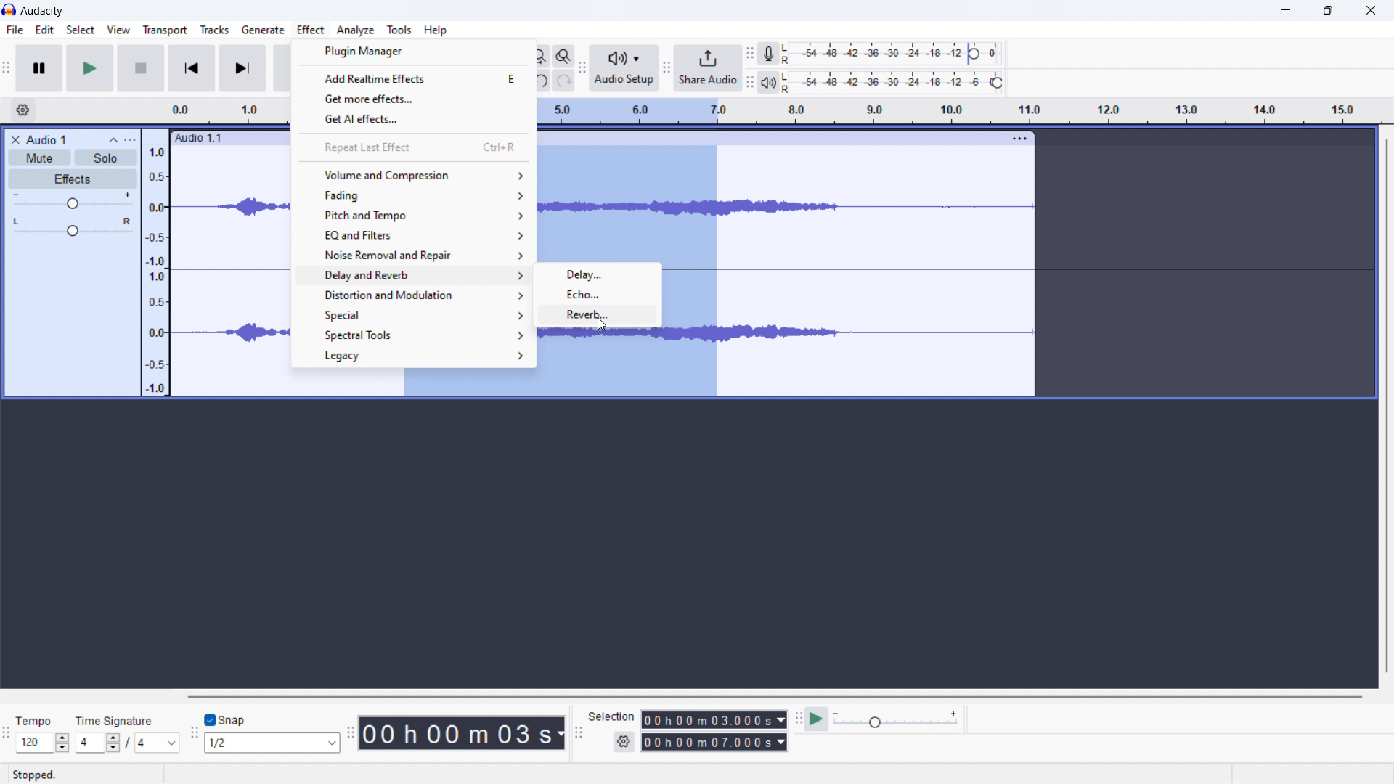 The image size is (1394, 784). Describe the element at coordinates (584, 133) in the screenshot. I see `Audio 1.1` at that location.